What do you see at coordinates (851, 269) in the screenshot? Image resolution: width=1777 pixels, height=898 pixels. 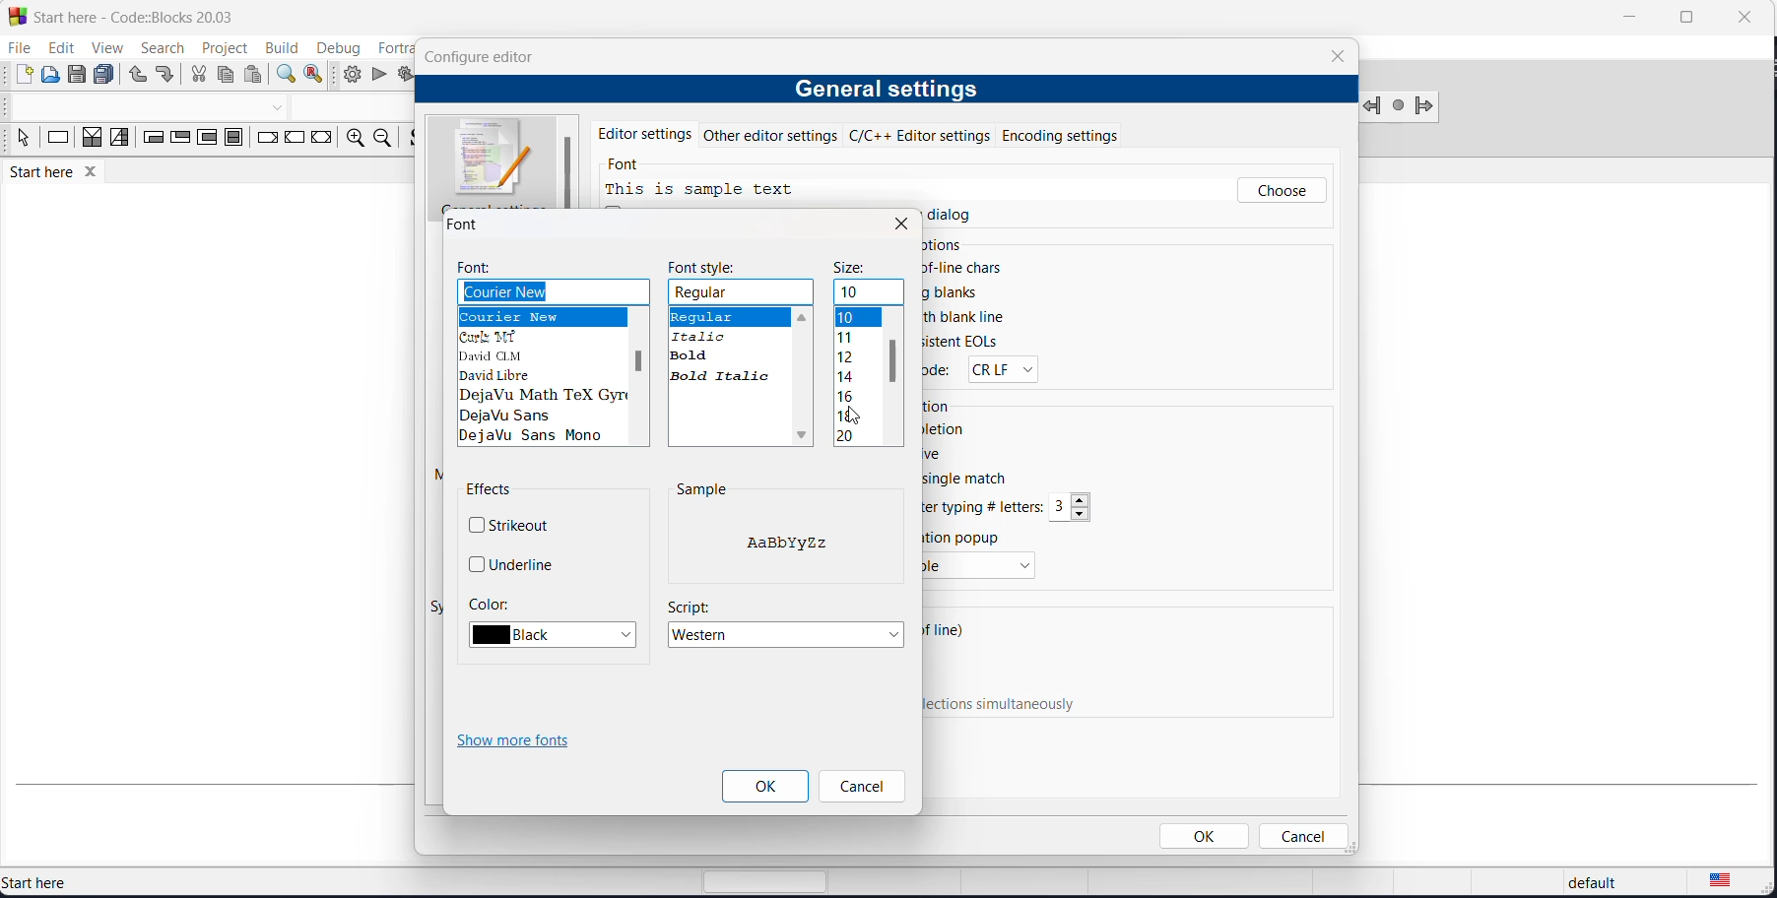 I see `size ` at bounding box center [851, 269].